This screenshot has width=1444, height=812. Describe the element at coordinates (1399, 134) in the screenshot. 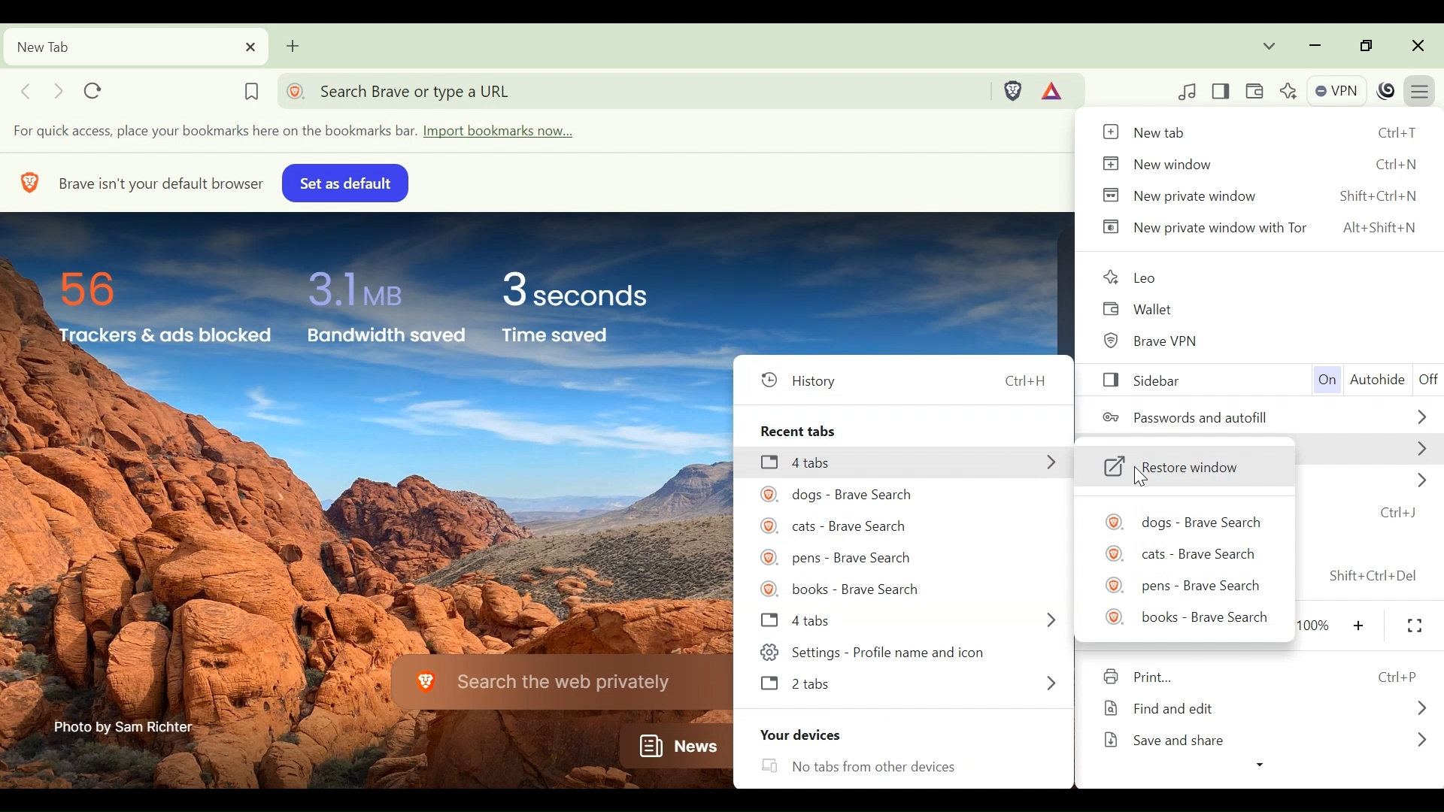

I see `Ctrl+T` at that location.